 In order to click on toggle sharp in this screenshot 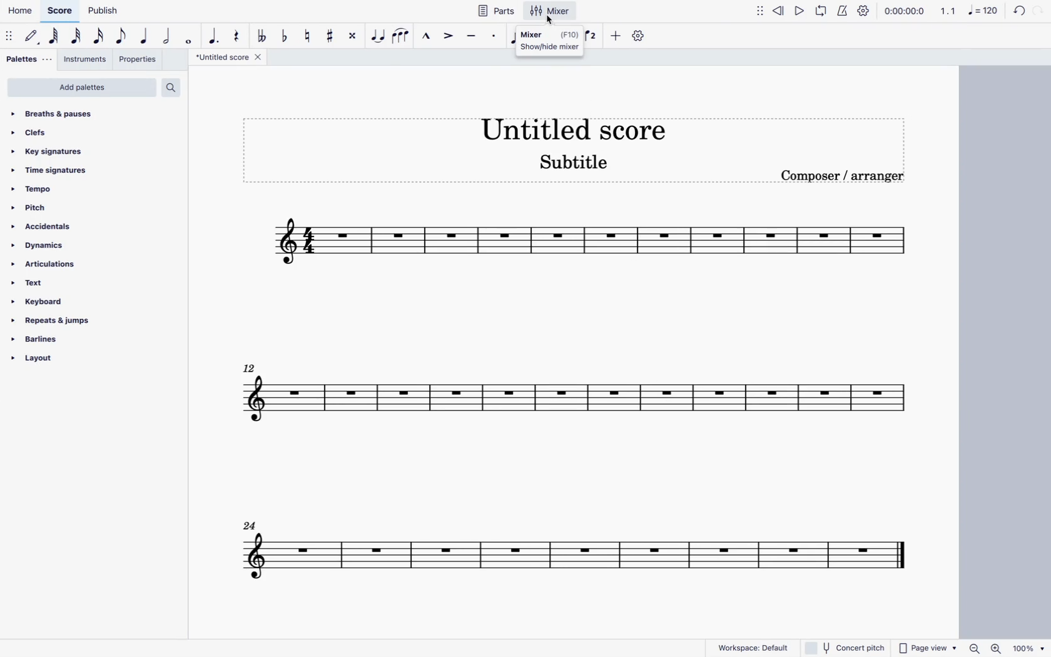, I will do `click(332, 34)`.